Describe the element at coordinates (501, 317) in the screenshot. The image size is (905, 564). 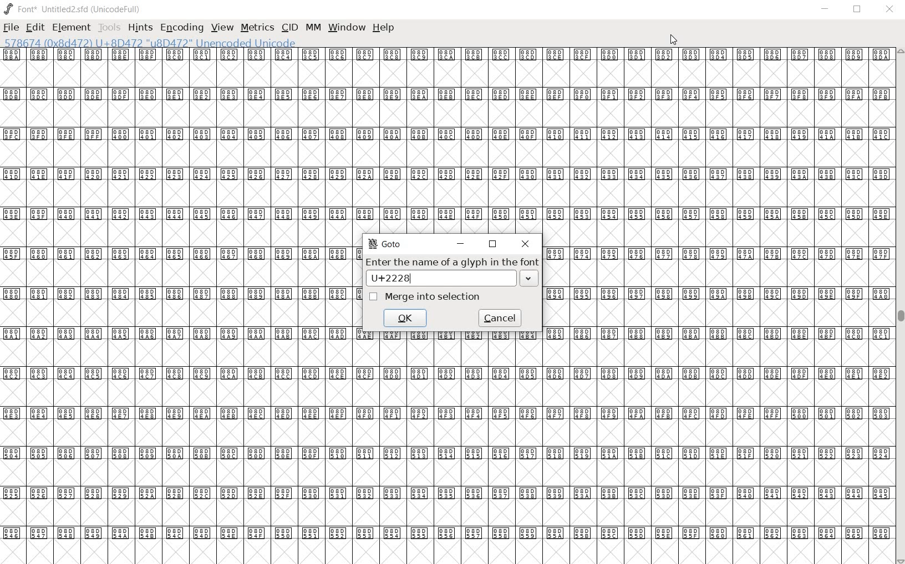
I see `cancel` at that location.